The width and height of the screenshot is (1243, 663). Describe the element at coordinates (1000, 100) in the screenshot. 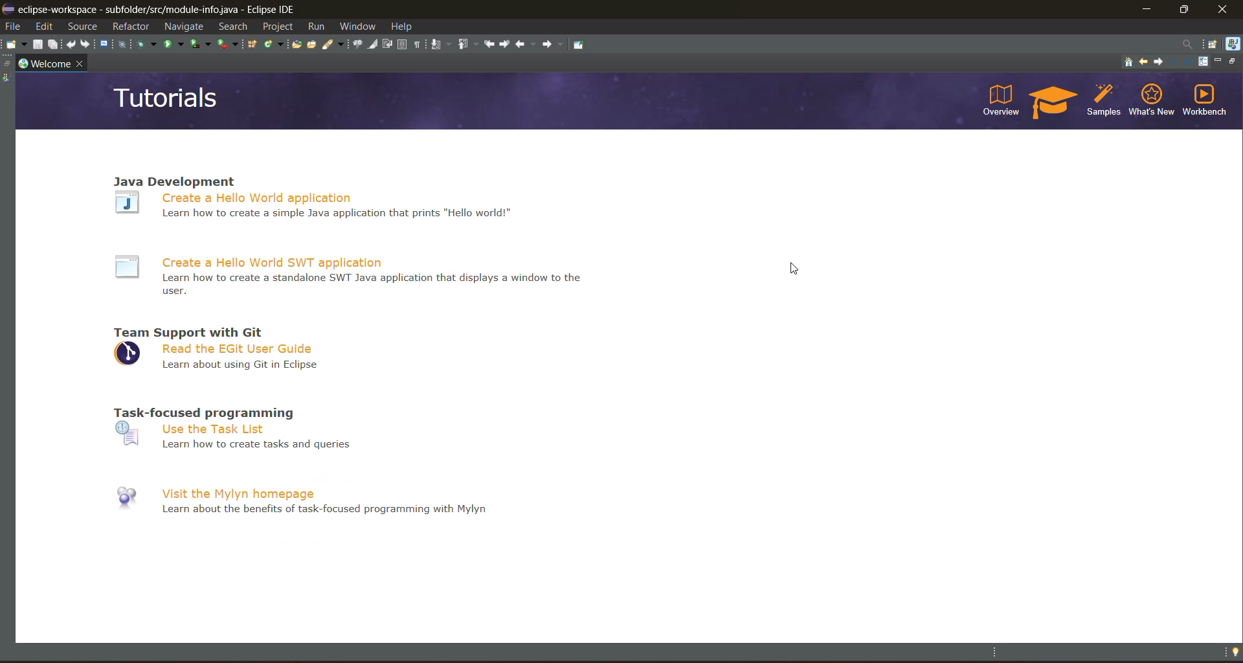

I see `overview` at that location.